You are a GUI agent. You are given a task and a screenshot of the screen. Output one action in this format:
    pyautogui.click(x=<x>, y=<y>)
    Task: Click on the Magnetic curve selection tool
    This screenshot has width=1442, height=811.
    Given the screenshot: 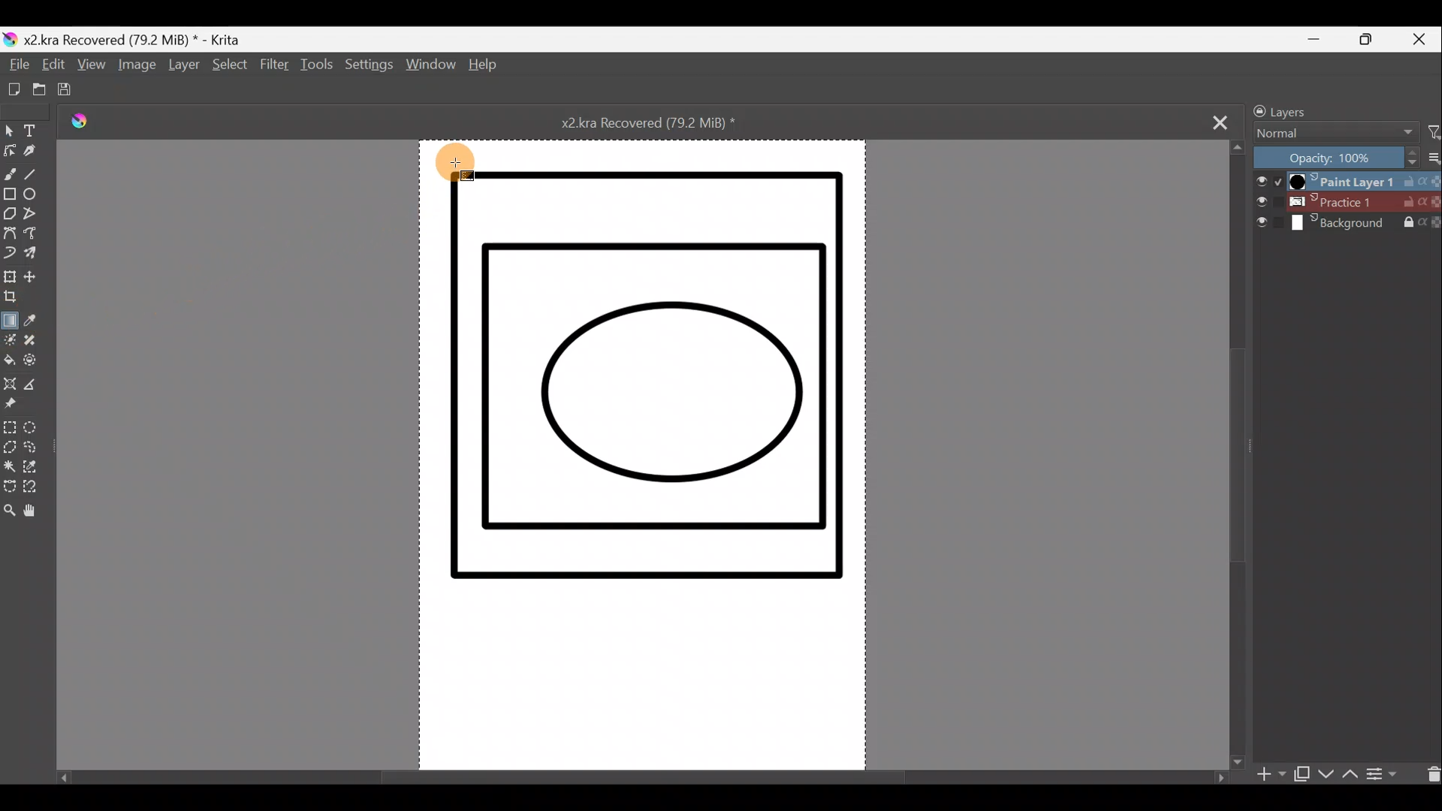 What is the action you would take?
    pyautogui.click(x=32, y=493)
    